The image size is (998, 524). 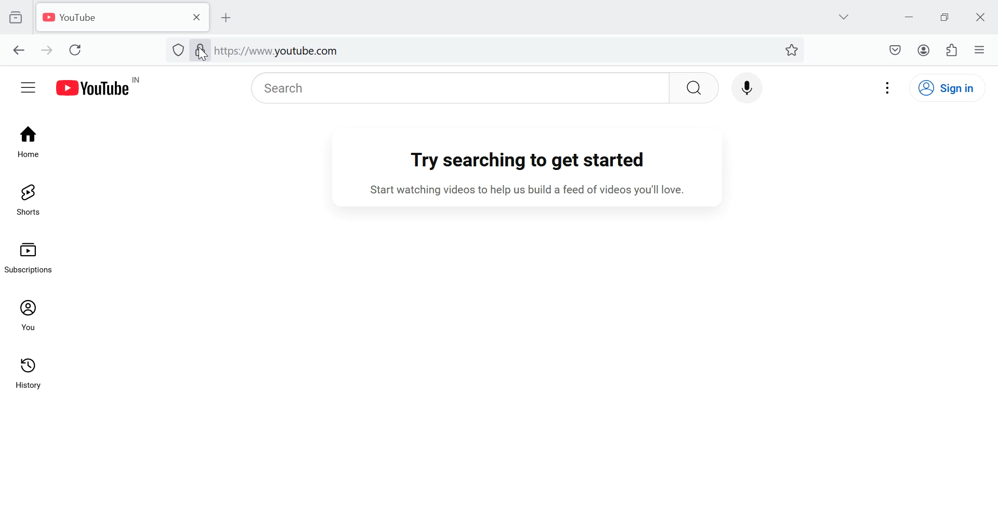 What do you see at coordinates (30, 378) in the screenshot?
I see `History` at bounding box center [30, 378].